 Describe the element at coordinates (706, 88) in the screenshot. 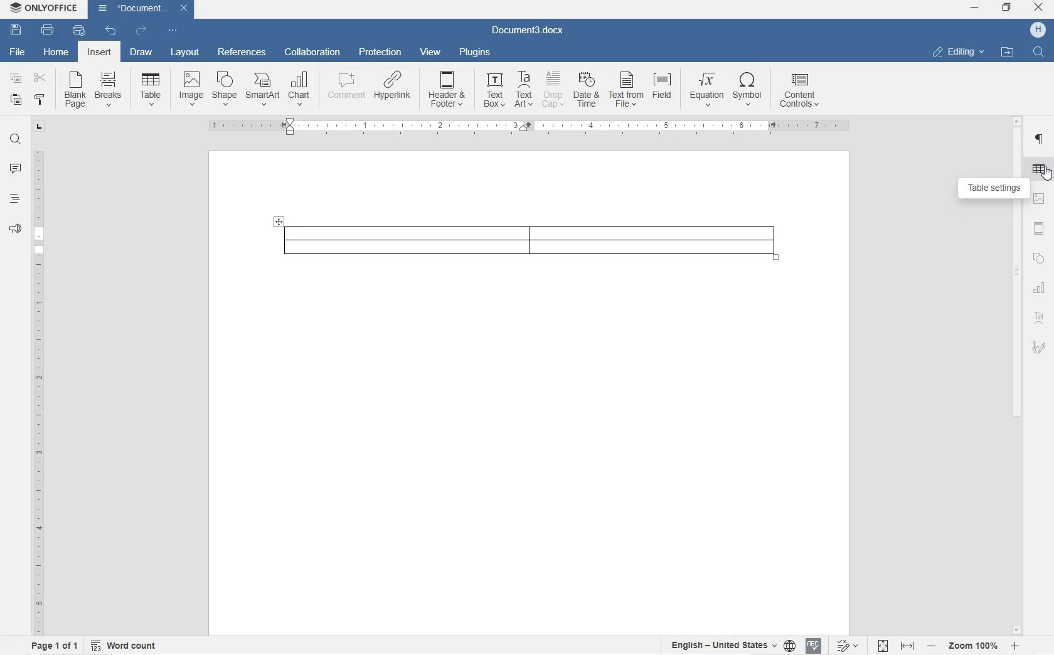

I see `Equation` at that location.